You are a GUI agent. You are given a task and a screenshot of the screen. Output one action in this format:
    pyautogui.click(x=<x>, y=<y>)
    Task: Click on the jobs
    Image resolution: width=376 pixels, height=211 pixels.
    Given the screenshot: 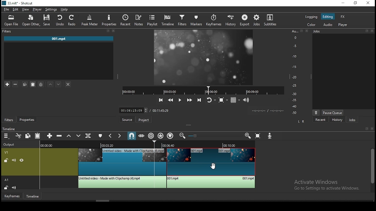 What is the action you would take?
    pyautogui.click(x=343, y=31)
    